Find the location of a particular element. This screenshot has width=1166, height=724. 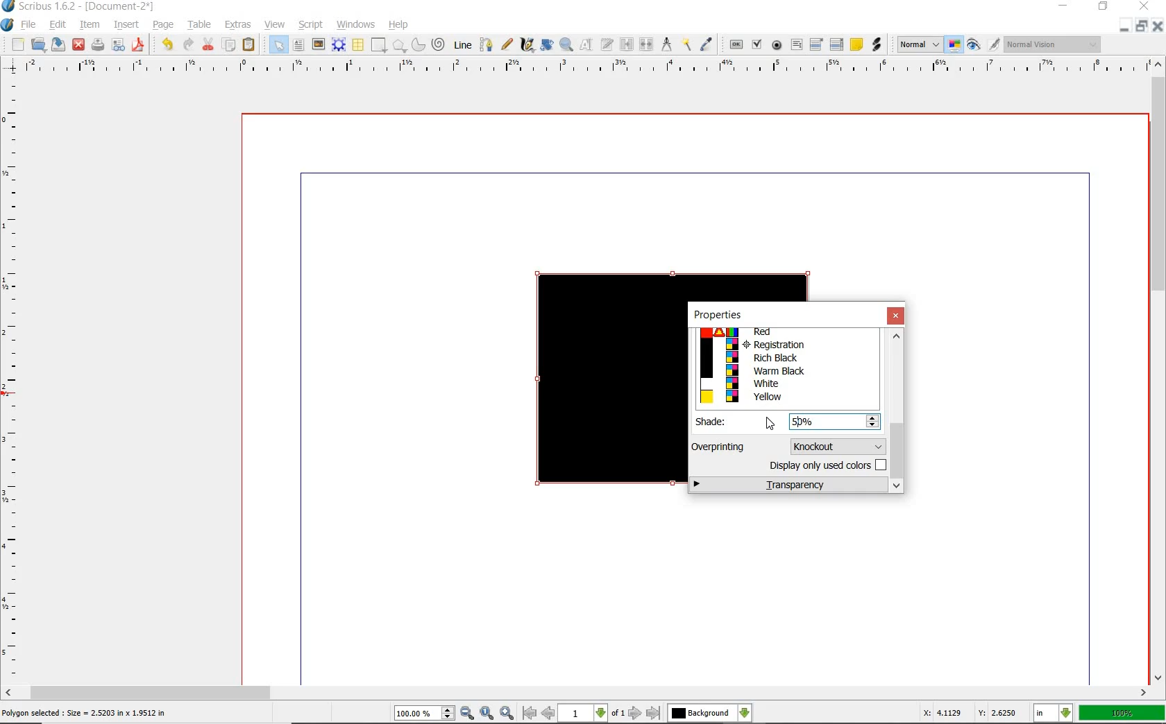

knockout is located at coordinates (836, 445).